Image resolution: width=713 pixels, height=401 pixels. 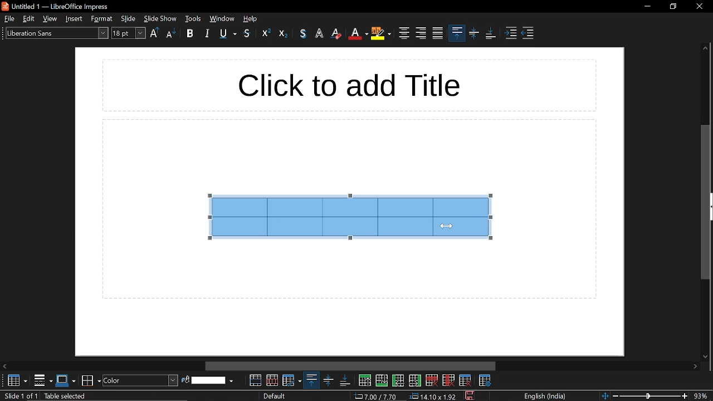 I want to click on text style, so click(x=57, y=32).